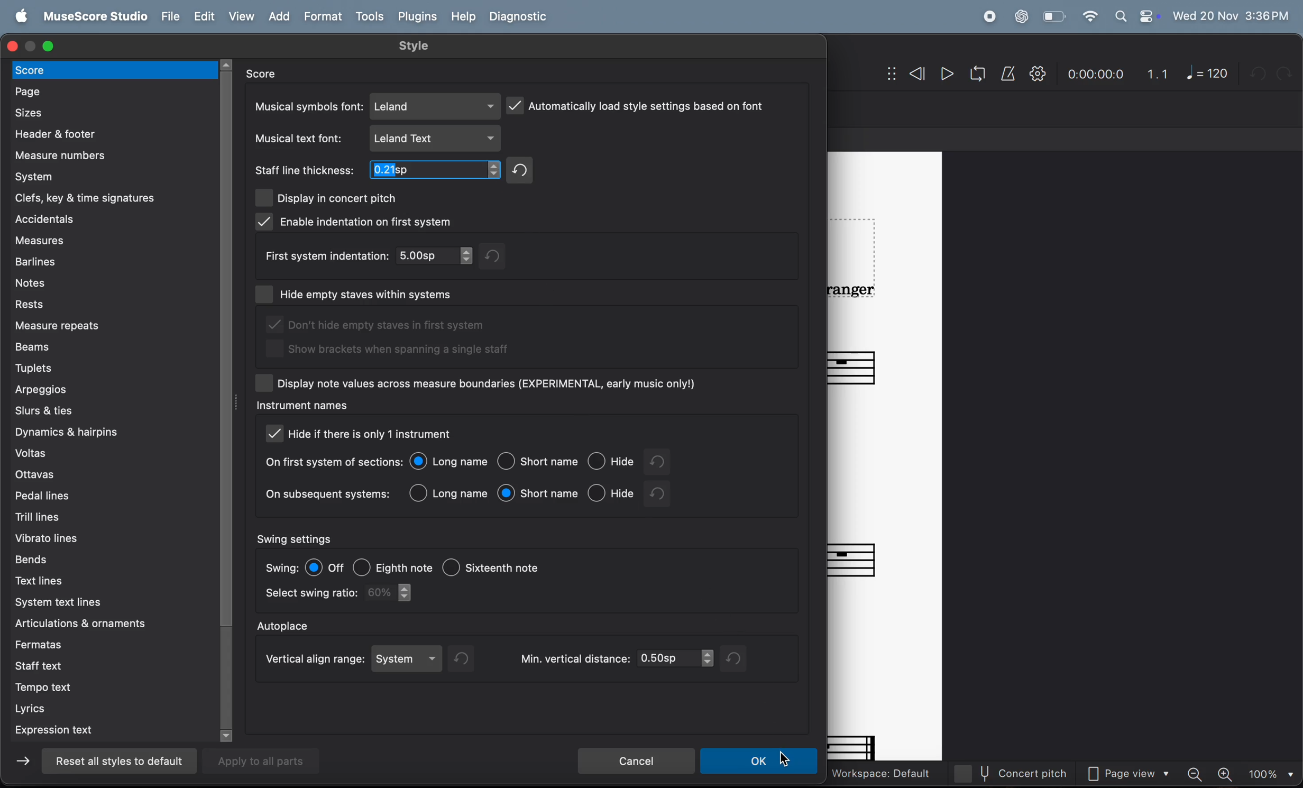  I want to click on reset all to default, so click(116, 761).